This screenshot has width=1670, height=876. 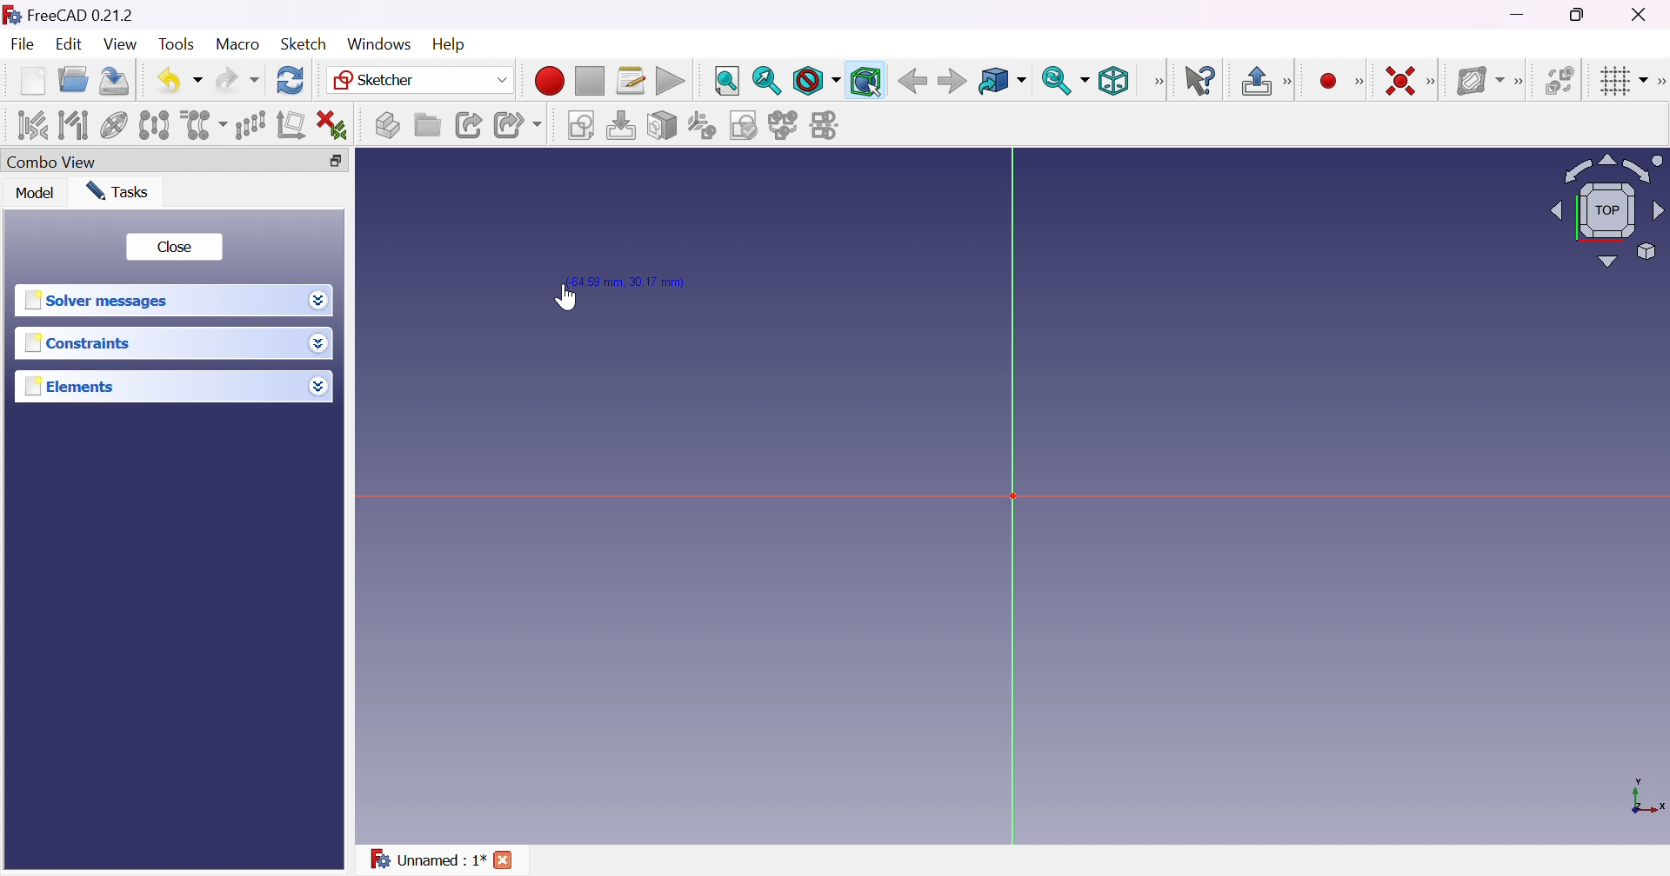 I want to click on Validate sketch..., so click(x=743, y=126).